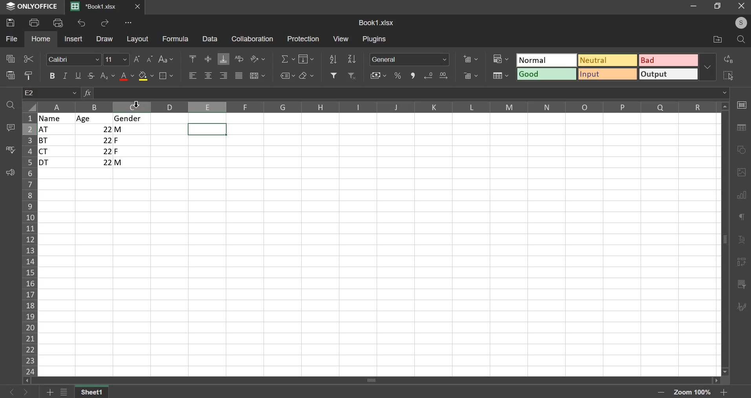 The image size is (751, 398). Describe the element at coordinates (105, 23) in the screenshot. I see `redo` at that location.